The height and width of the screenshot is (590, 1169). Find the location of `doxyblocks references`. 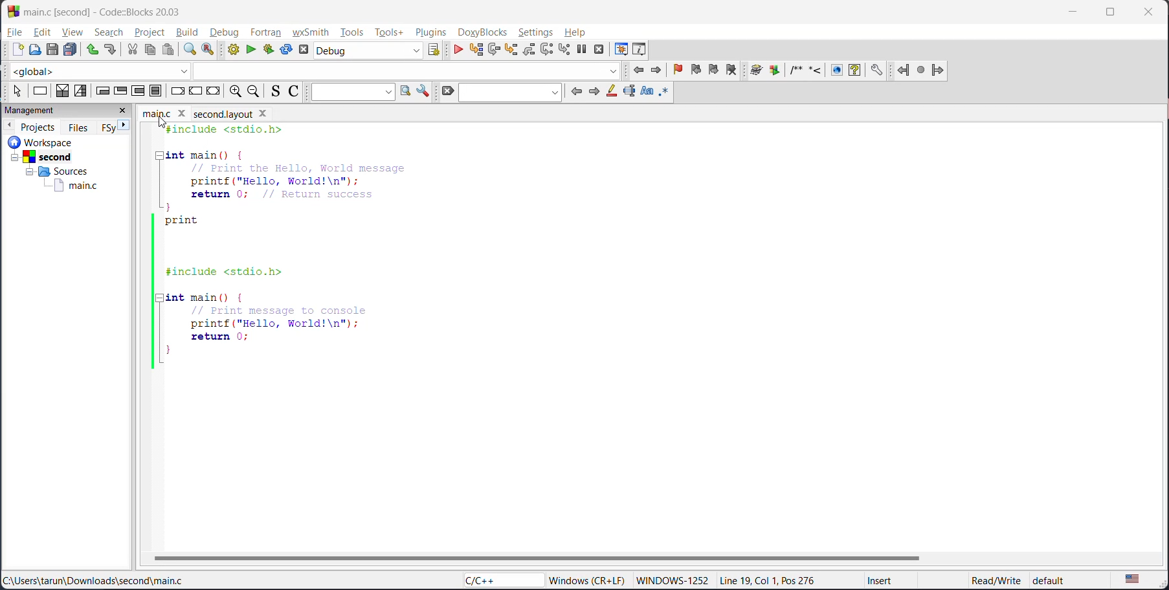

doxyblocks references is located at coordinates (821, 69).